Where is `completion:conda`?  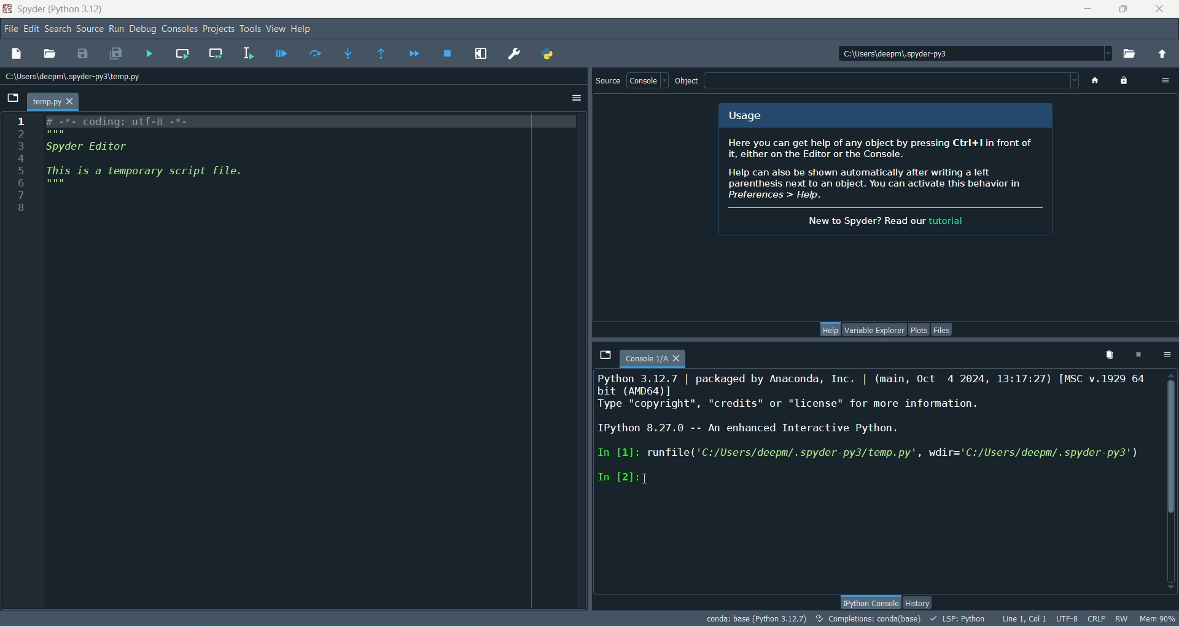
completion:conda is located at coordinates (868, 618).